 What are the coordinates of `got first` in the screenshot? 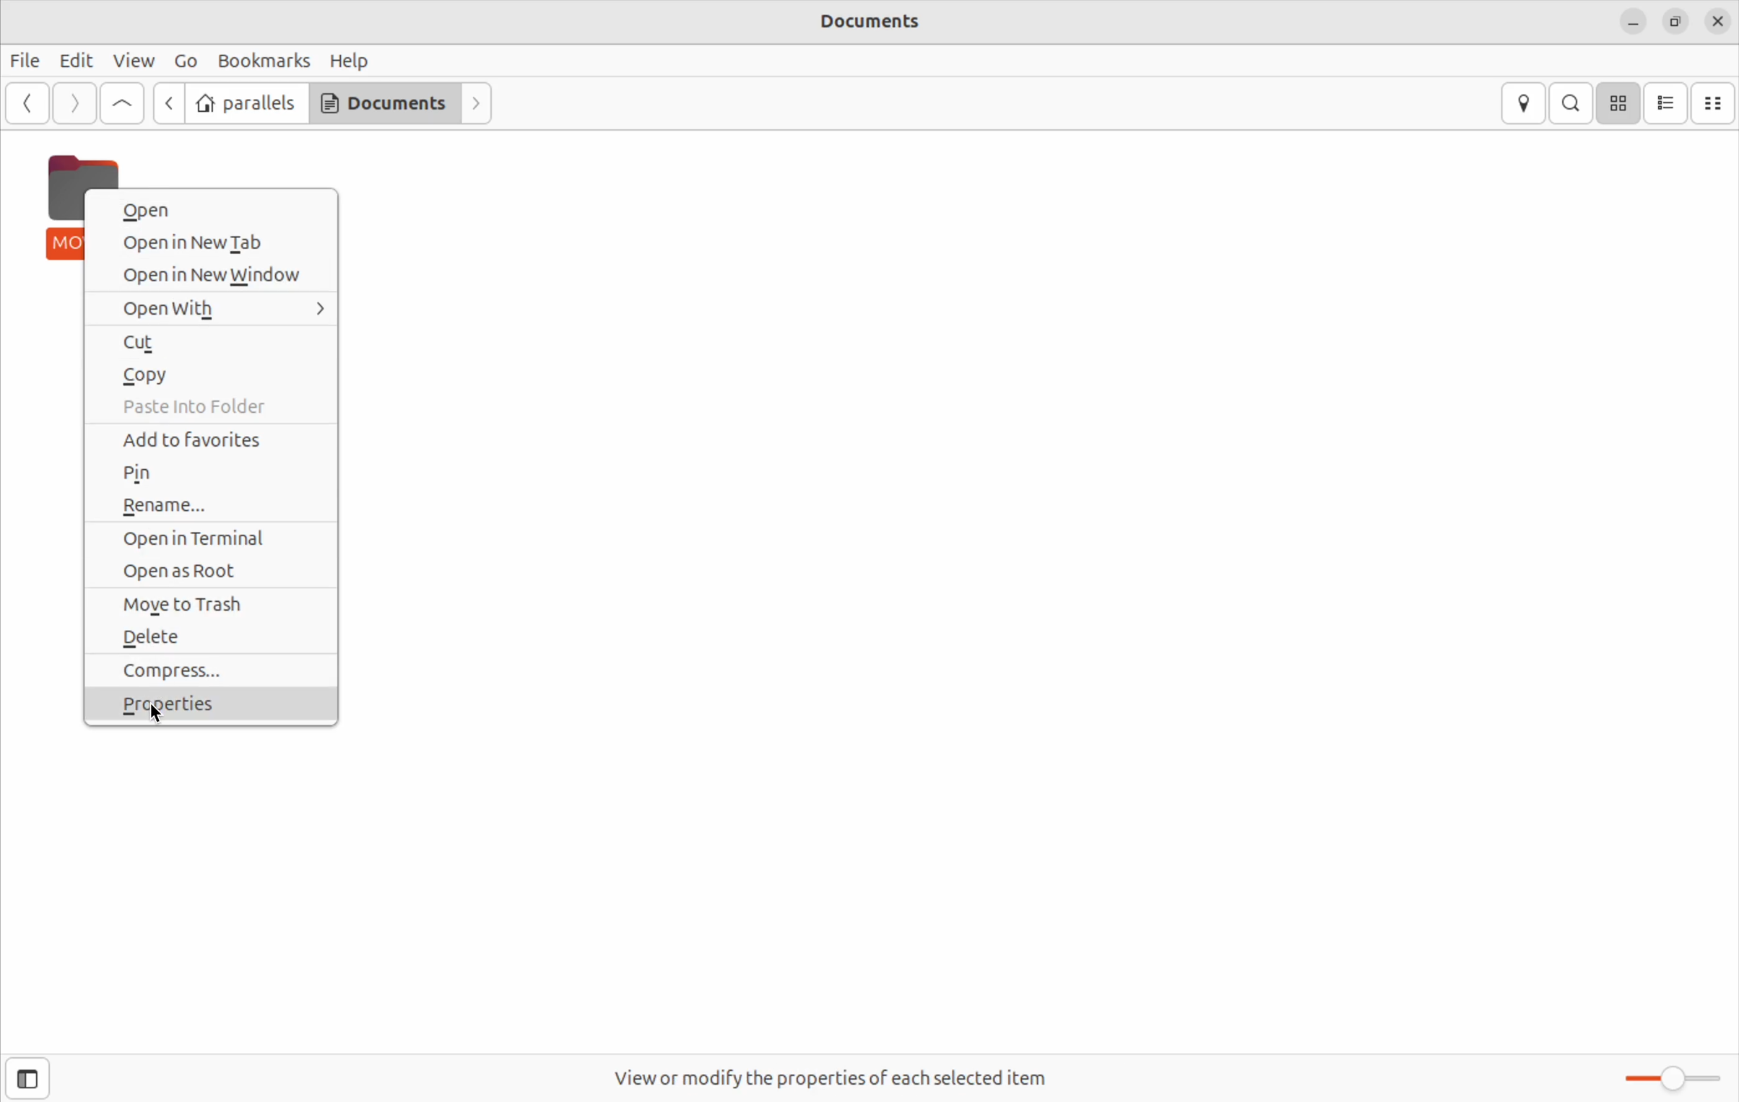 It's located at (123, 103).